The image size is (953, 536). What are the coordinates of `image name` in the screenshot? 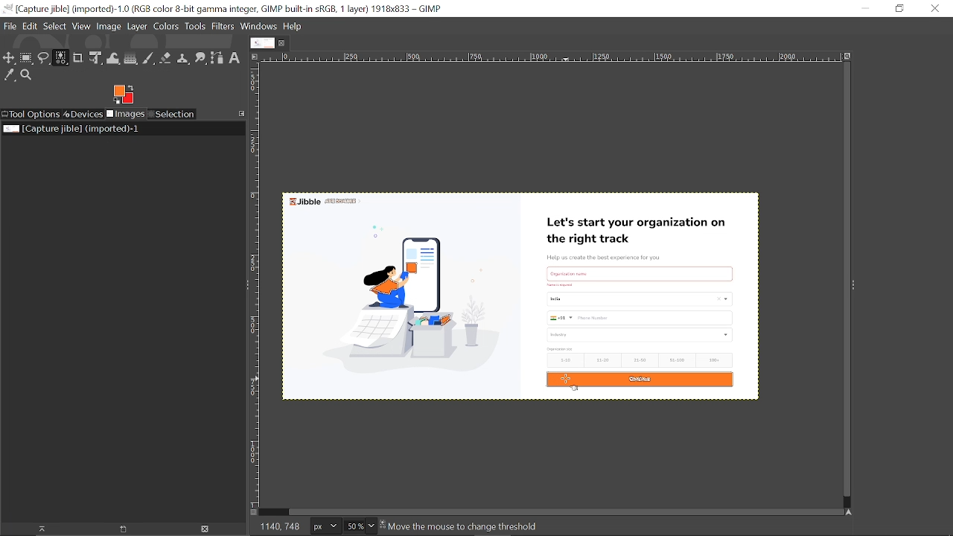 It's located at (468, 527).